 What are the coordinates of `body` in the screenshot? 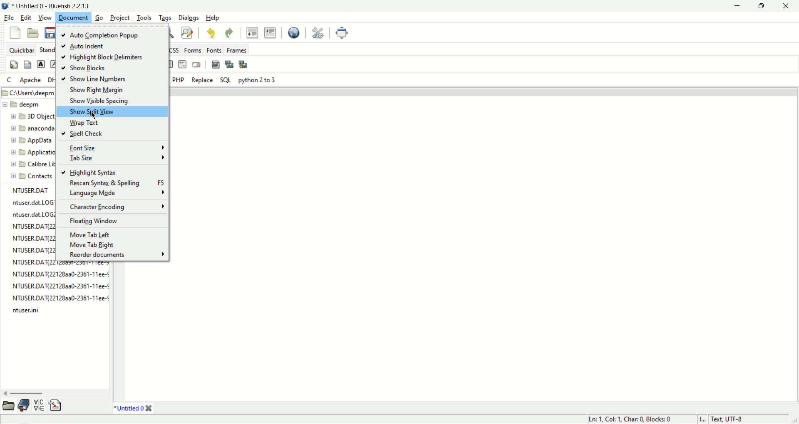 It's located at (28, 64).